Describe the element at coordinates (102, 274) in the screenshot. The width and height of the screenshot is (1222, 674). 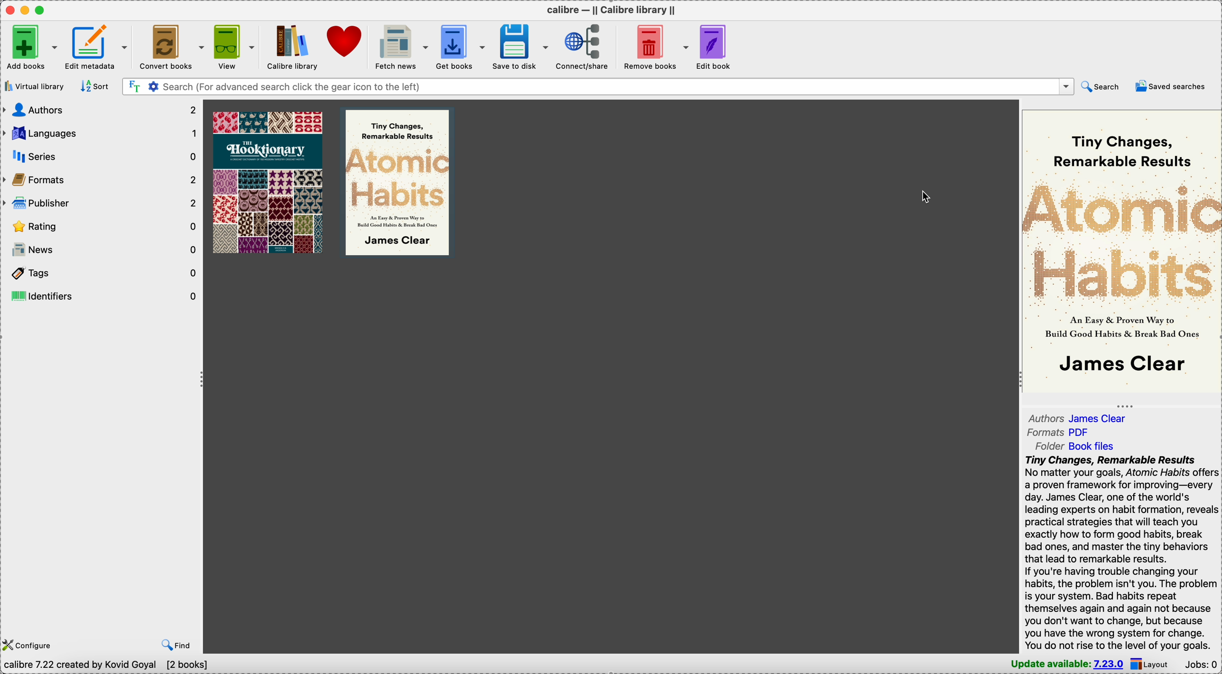
I see `tags` at that location.